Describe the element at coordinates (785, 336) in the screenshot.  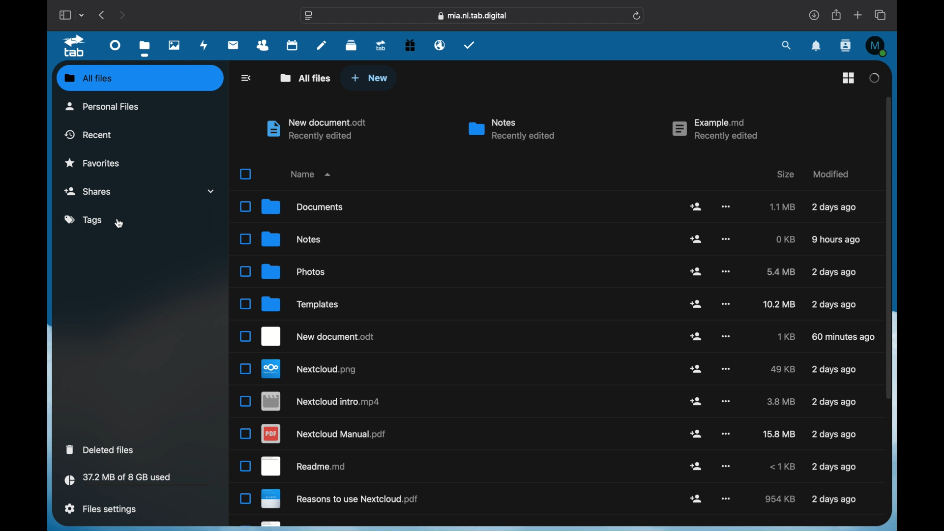
I see `size` at that location.